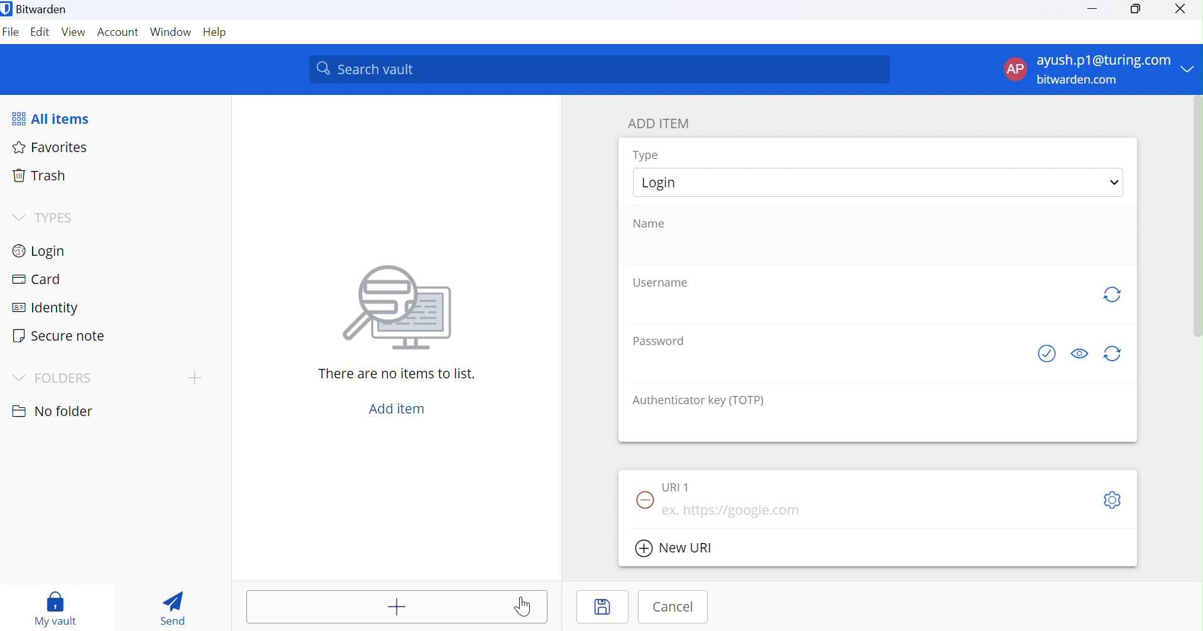 This screenshot has height=631, width=1203. Describe the element at coordinates (174, 608) in the screenshot. I see `Send` at that location.